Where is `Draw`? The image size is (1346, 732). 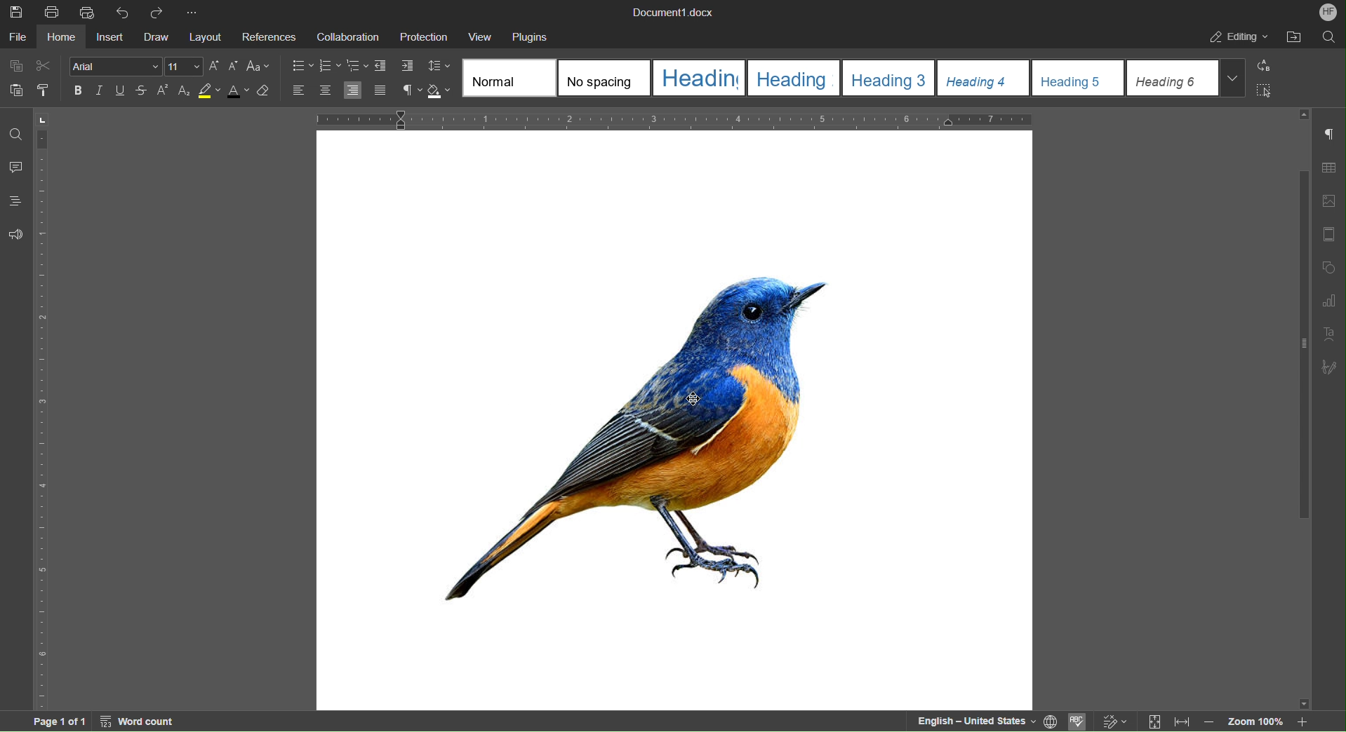
Draw is located at coordinates (153, 39).